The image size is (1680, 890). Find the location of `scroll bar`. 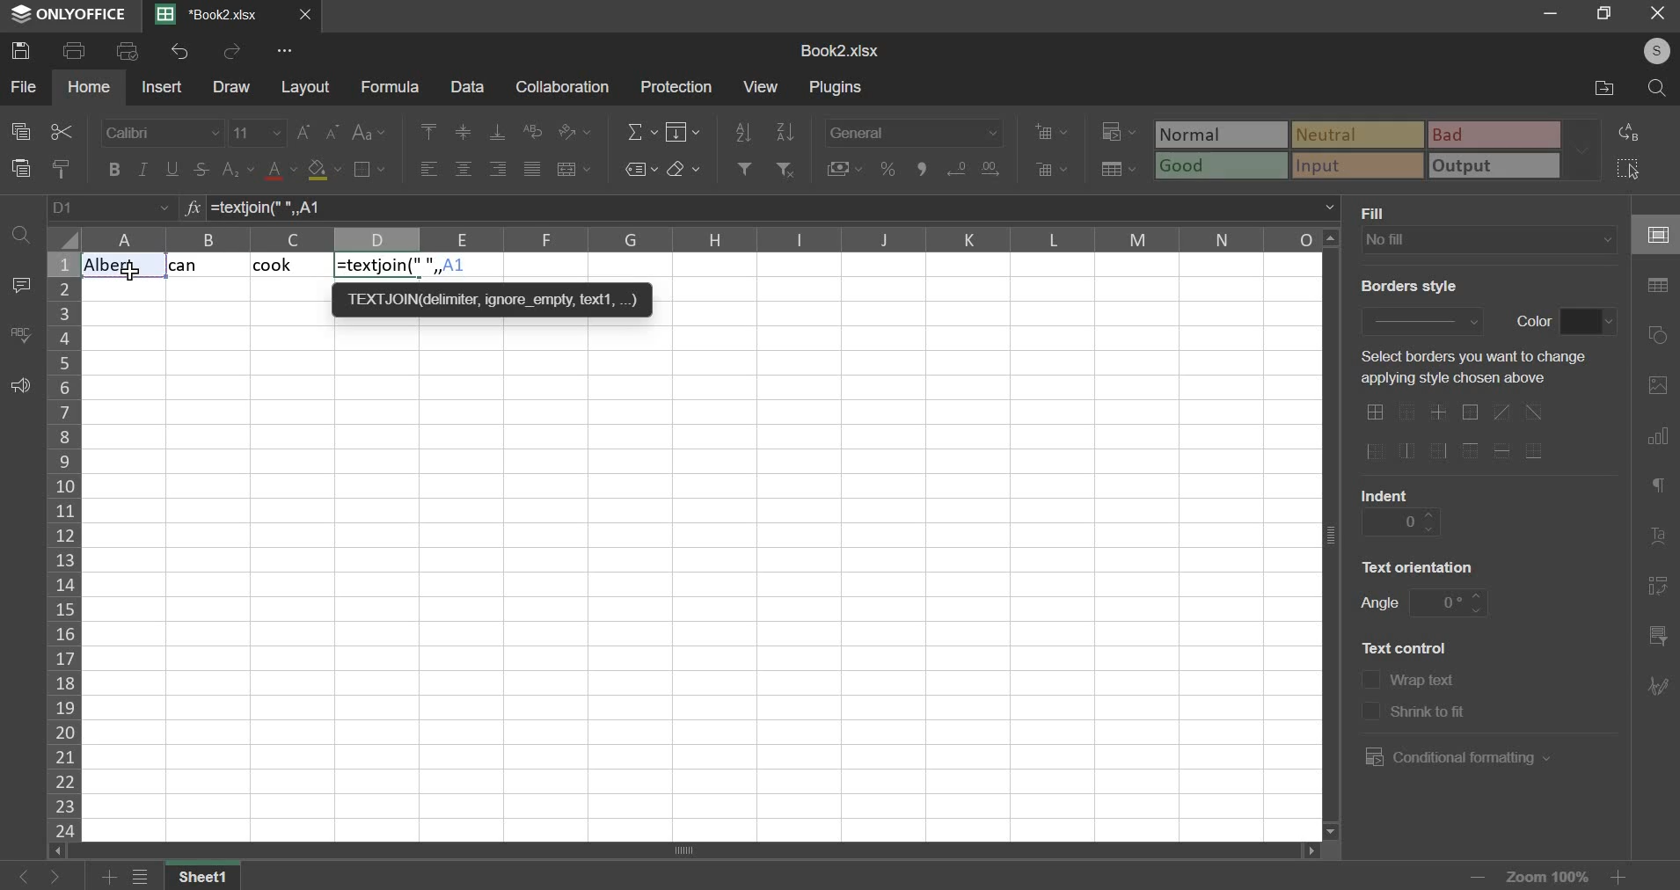

scroll bar is located at coordinates (681, 851).